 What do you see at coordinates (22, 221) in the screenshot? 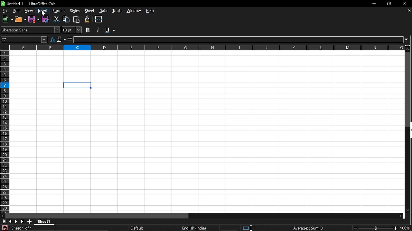
I see `Last sheet` at bounding box center [22, 221].